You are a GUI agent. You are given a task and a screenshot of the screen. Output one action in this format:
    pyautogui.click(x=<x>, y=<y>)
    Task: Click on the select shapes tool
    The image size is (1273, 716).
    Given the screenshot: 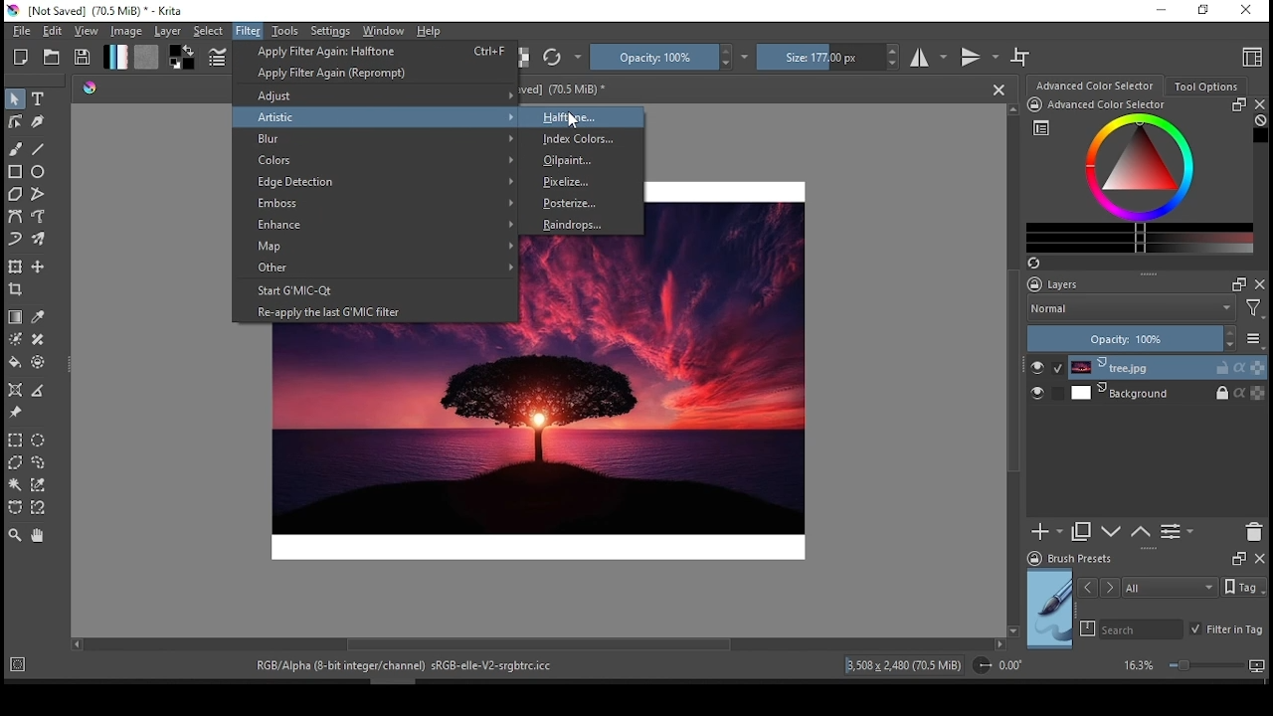 What is the action you would take?
    pyautogui.click(x=15, y=99)
    